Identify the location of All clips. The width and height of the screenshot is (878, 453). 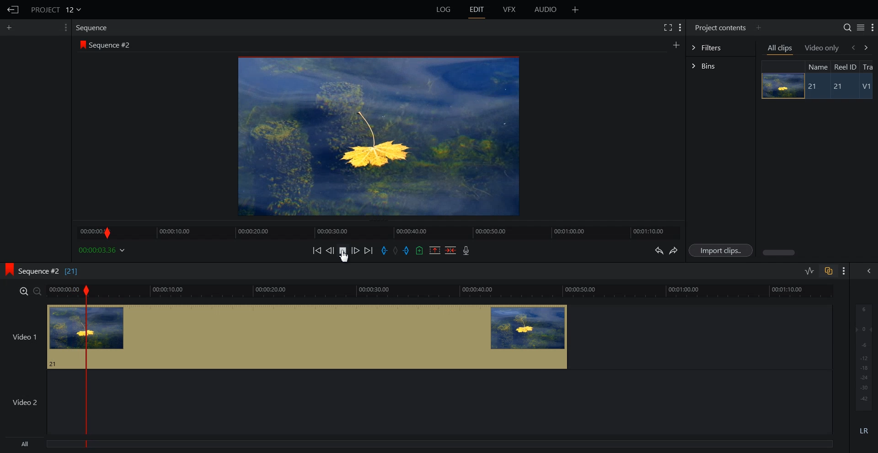
(781, 49).